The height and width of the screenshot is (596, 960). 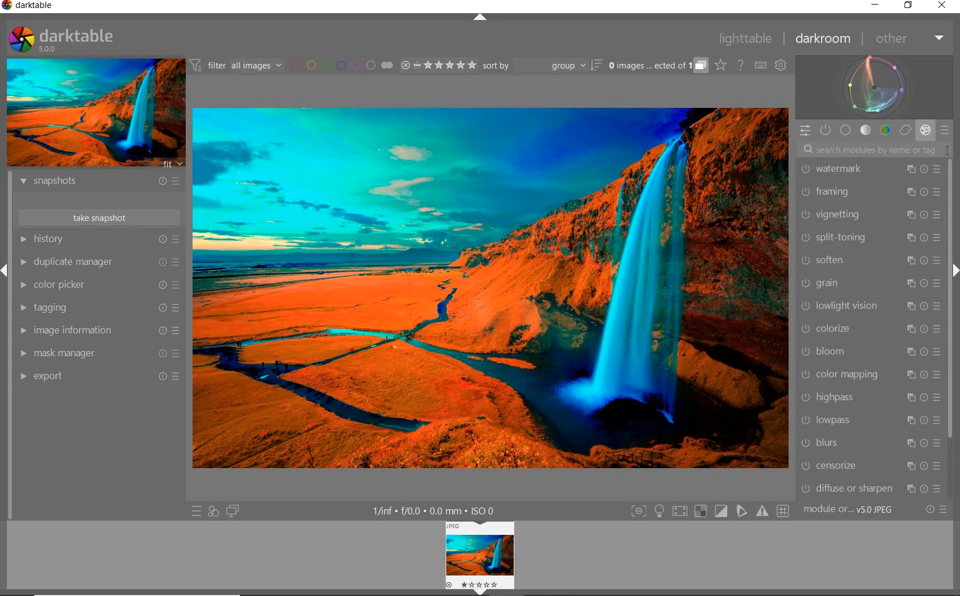 I want to click on DISPLAYED GUI INFO, so click(x=437, y=510).